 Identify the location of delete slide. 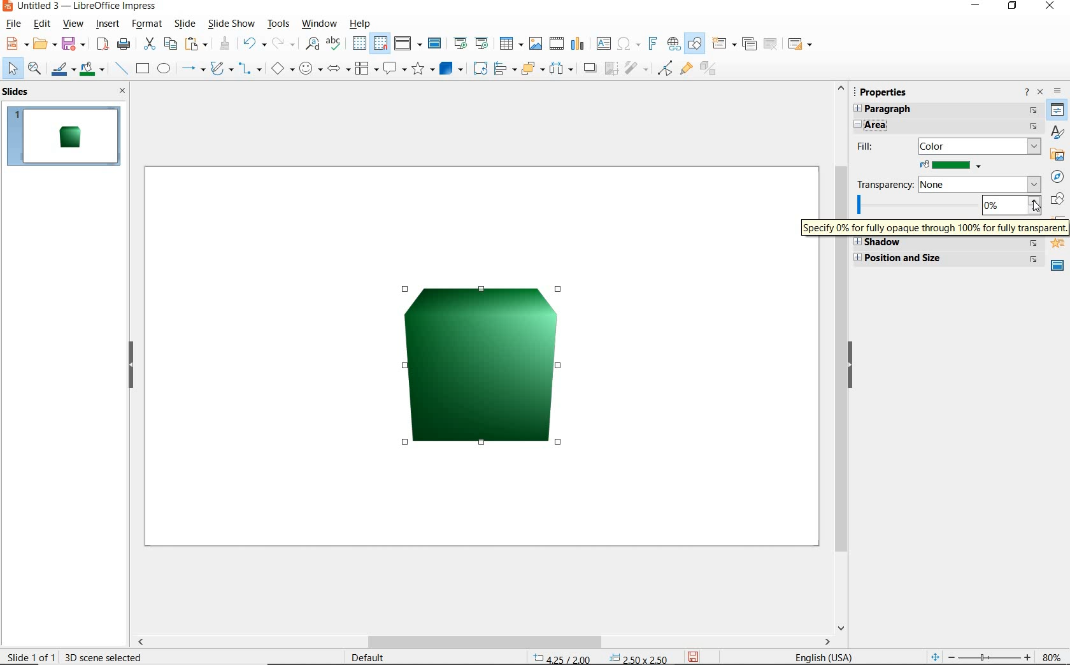
(771, 44).